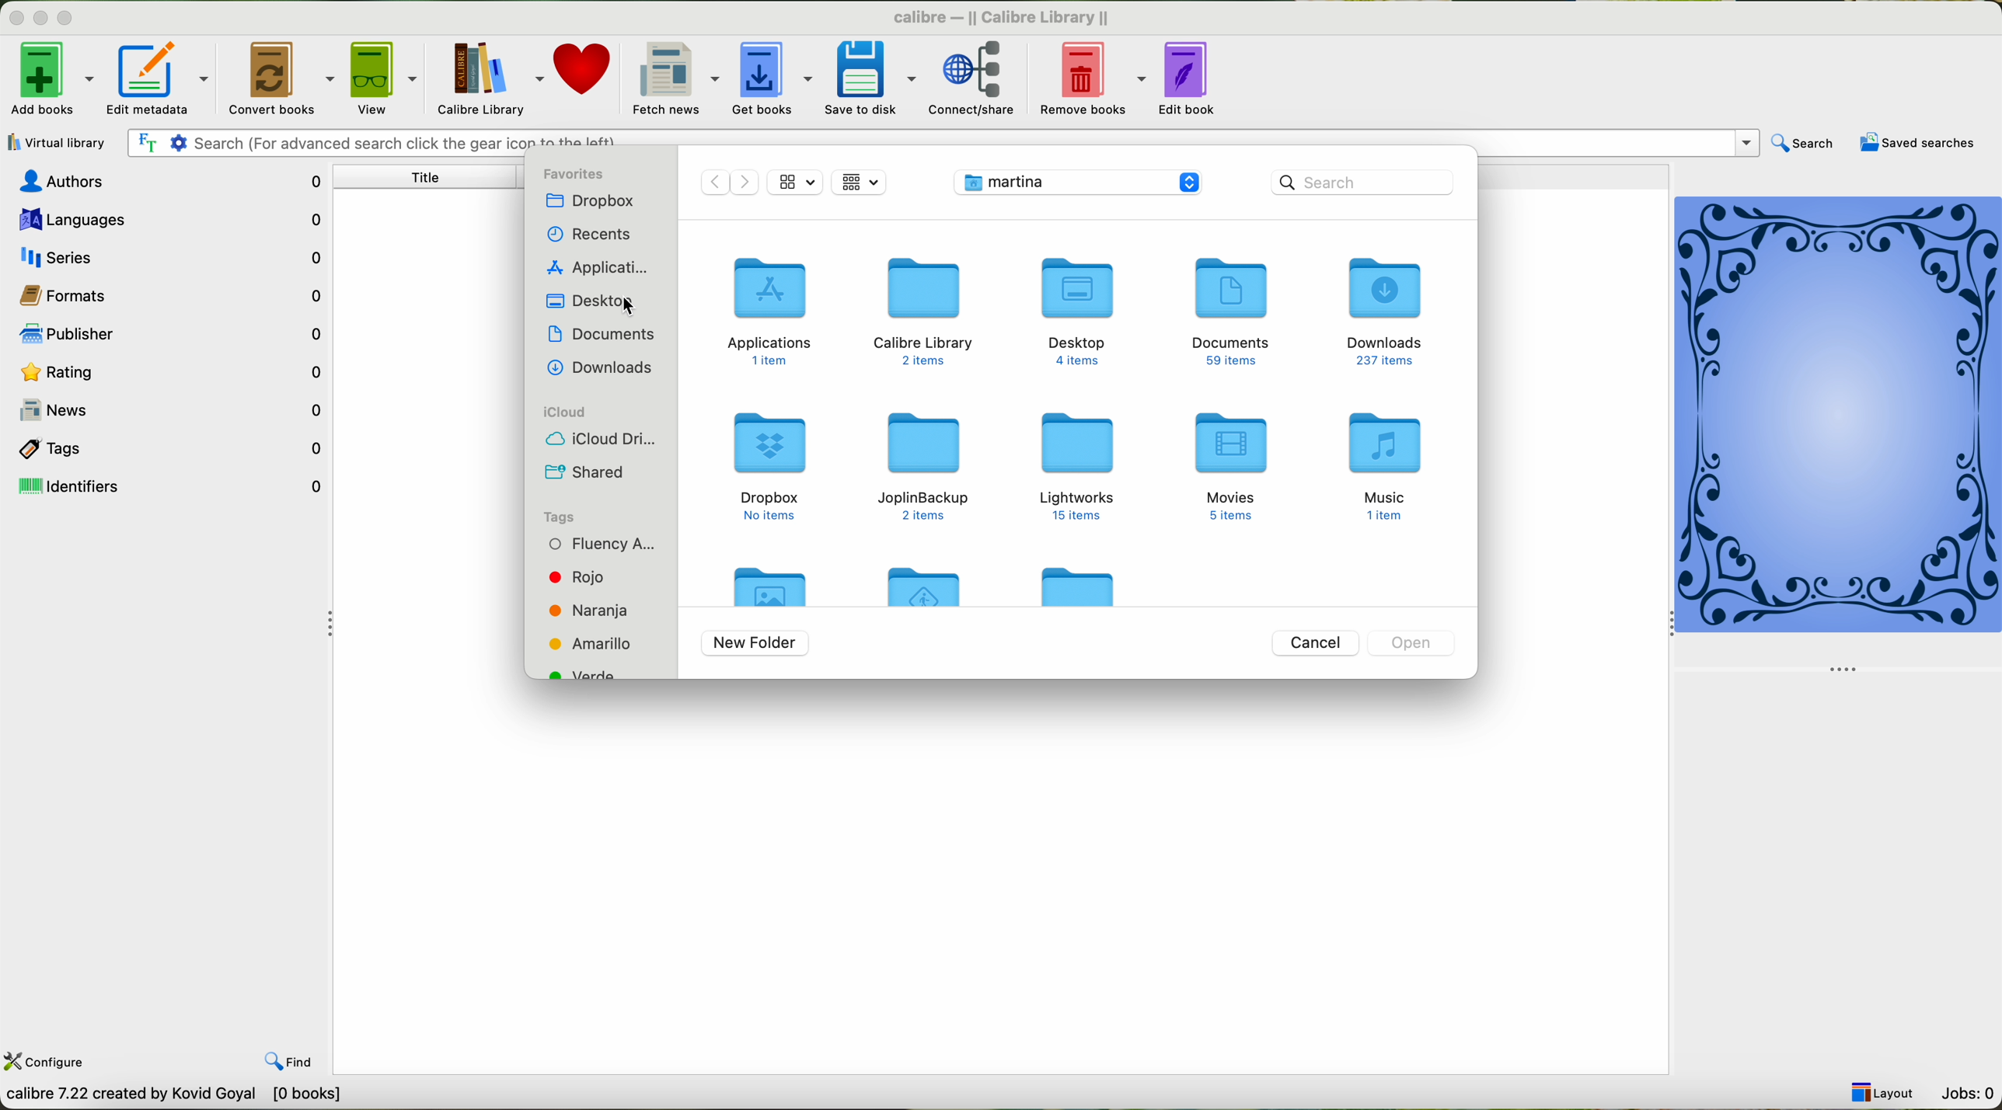  I want to click on find, so click(295, 1062).